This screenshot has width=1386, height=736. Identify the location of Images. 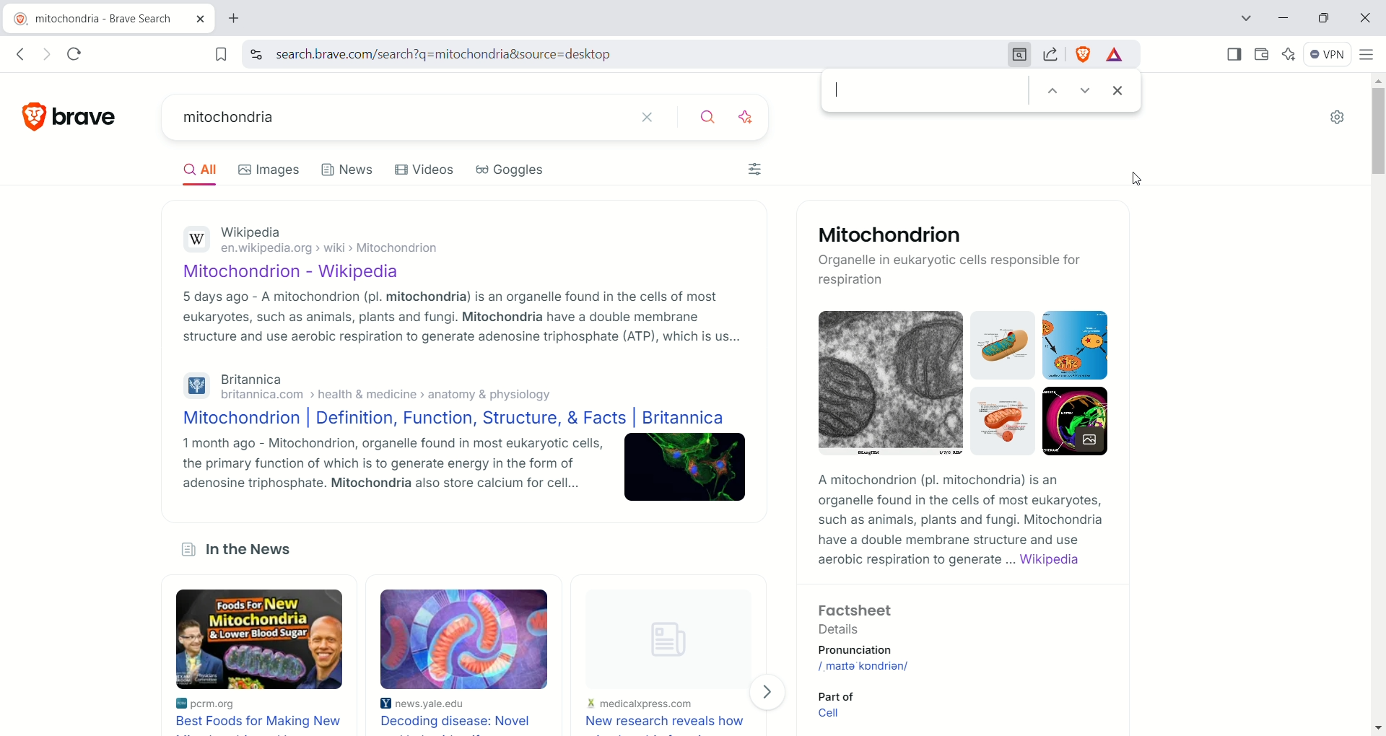
(266, 168).